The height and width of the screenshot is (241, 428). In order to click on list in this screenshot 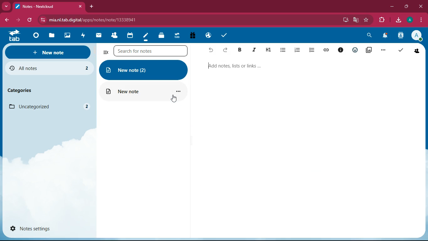, I will do `click(298, 50)`.